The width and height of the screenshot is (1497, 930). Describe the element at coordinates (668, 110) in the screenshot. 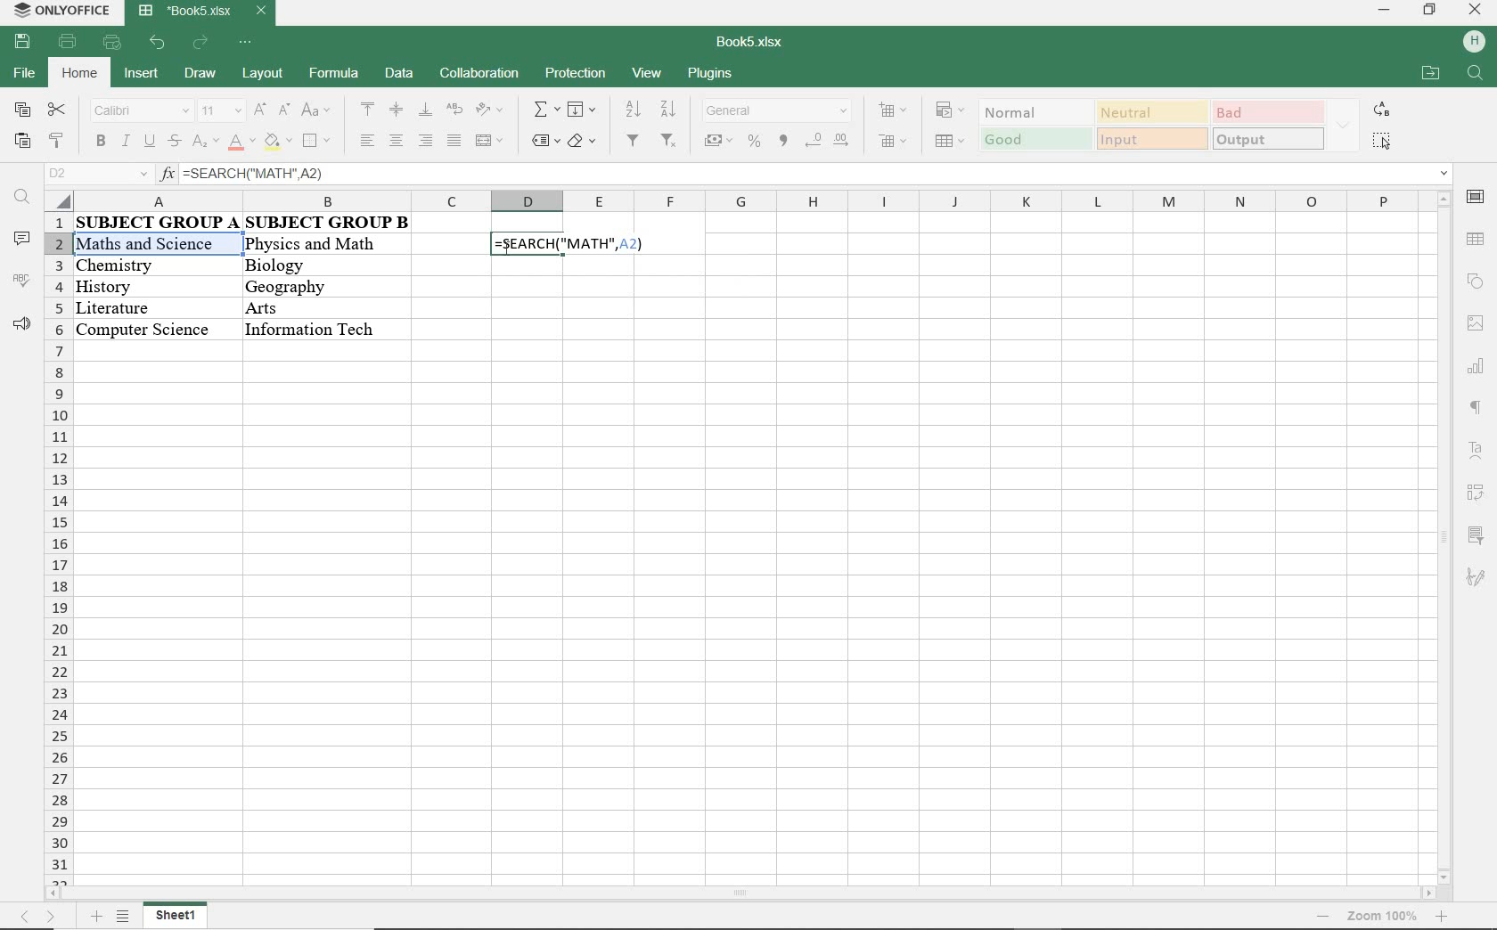

I see `sort descending` at that location.